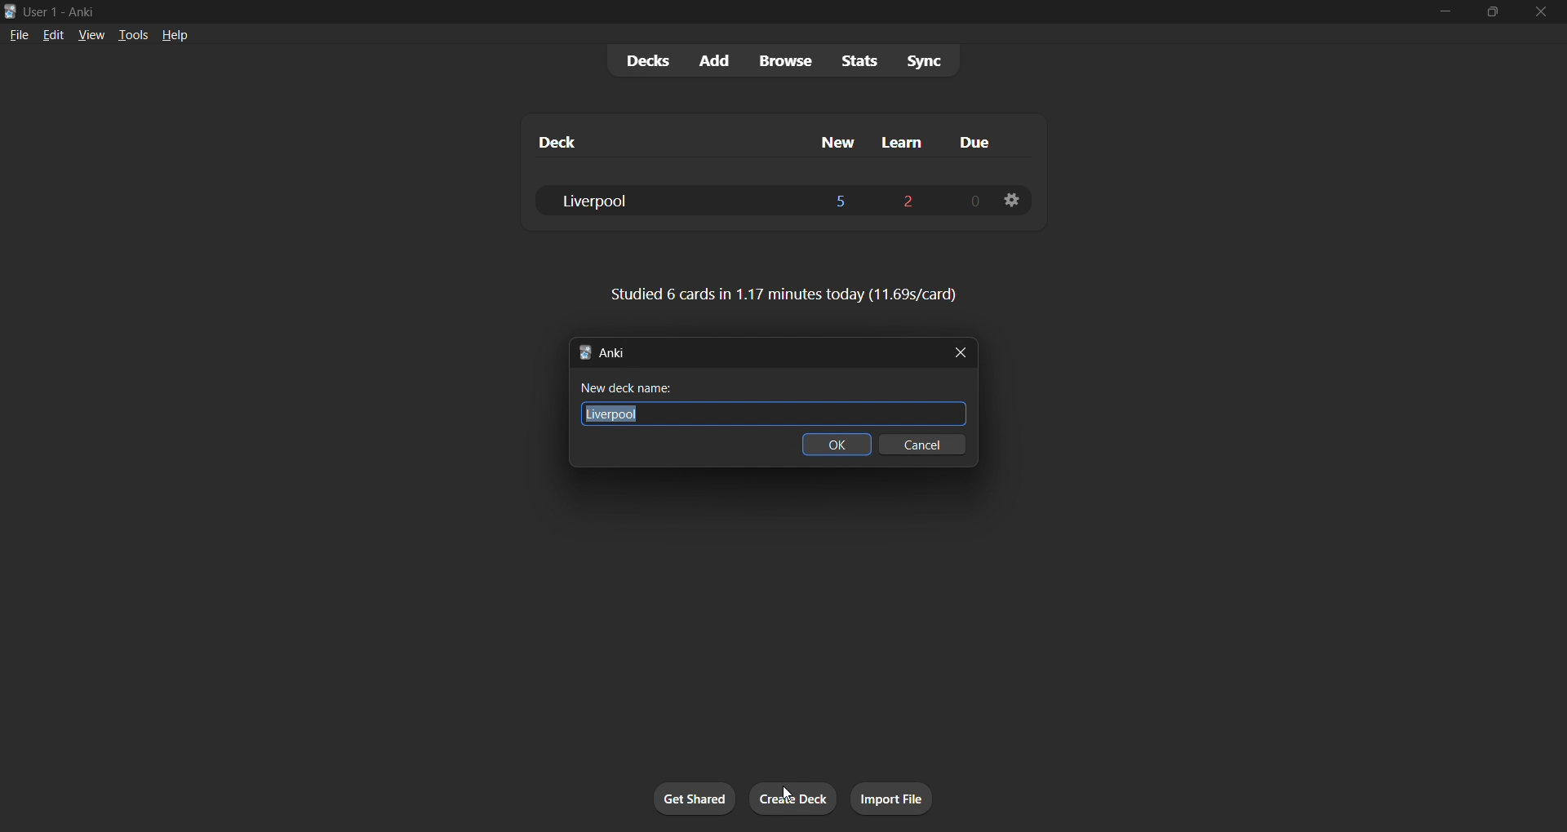 The height and width of the screenshot is (832, 1567). What do you see at coordinates (1485, 14) in the screenshot?
I see `maximize/restore` at bounding box center [1485, 14].